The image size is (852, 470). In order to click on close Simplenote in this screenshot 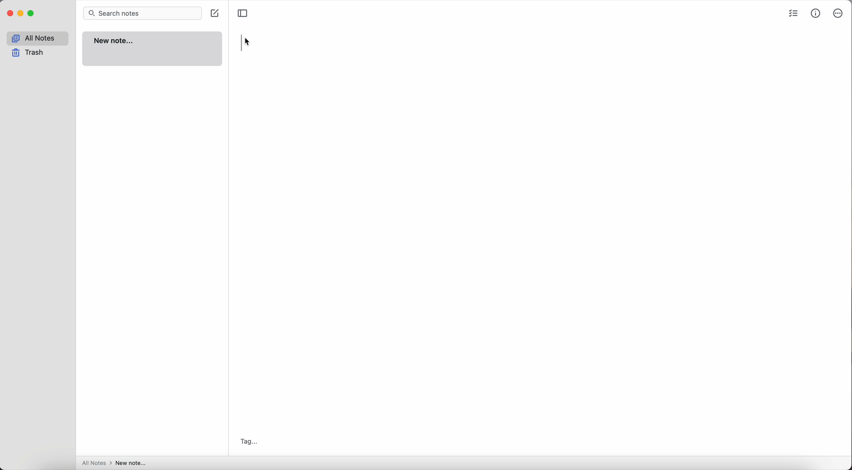, I will do `click(10, 14)`.